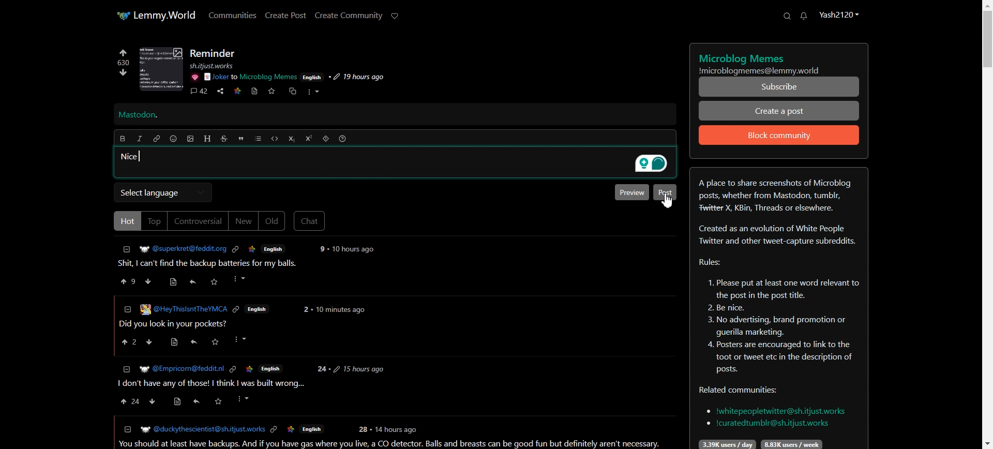 The height and width of the screenshot is (449, 993). I want to click on Chat, so click(310, 221).